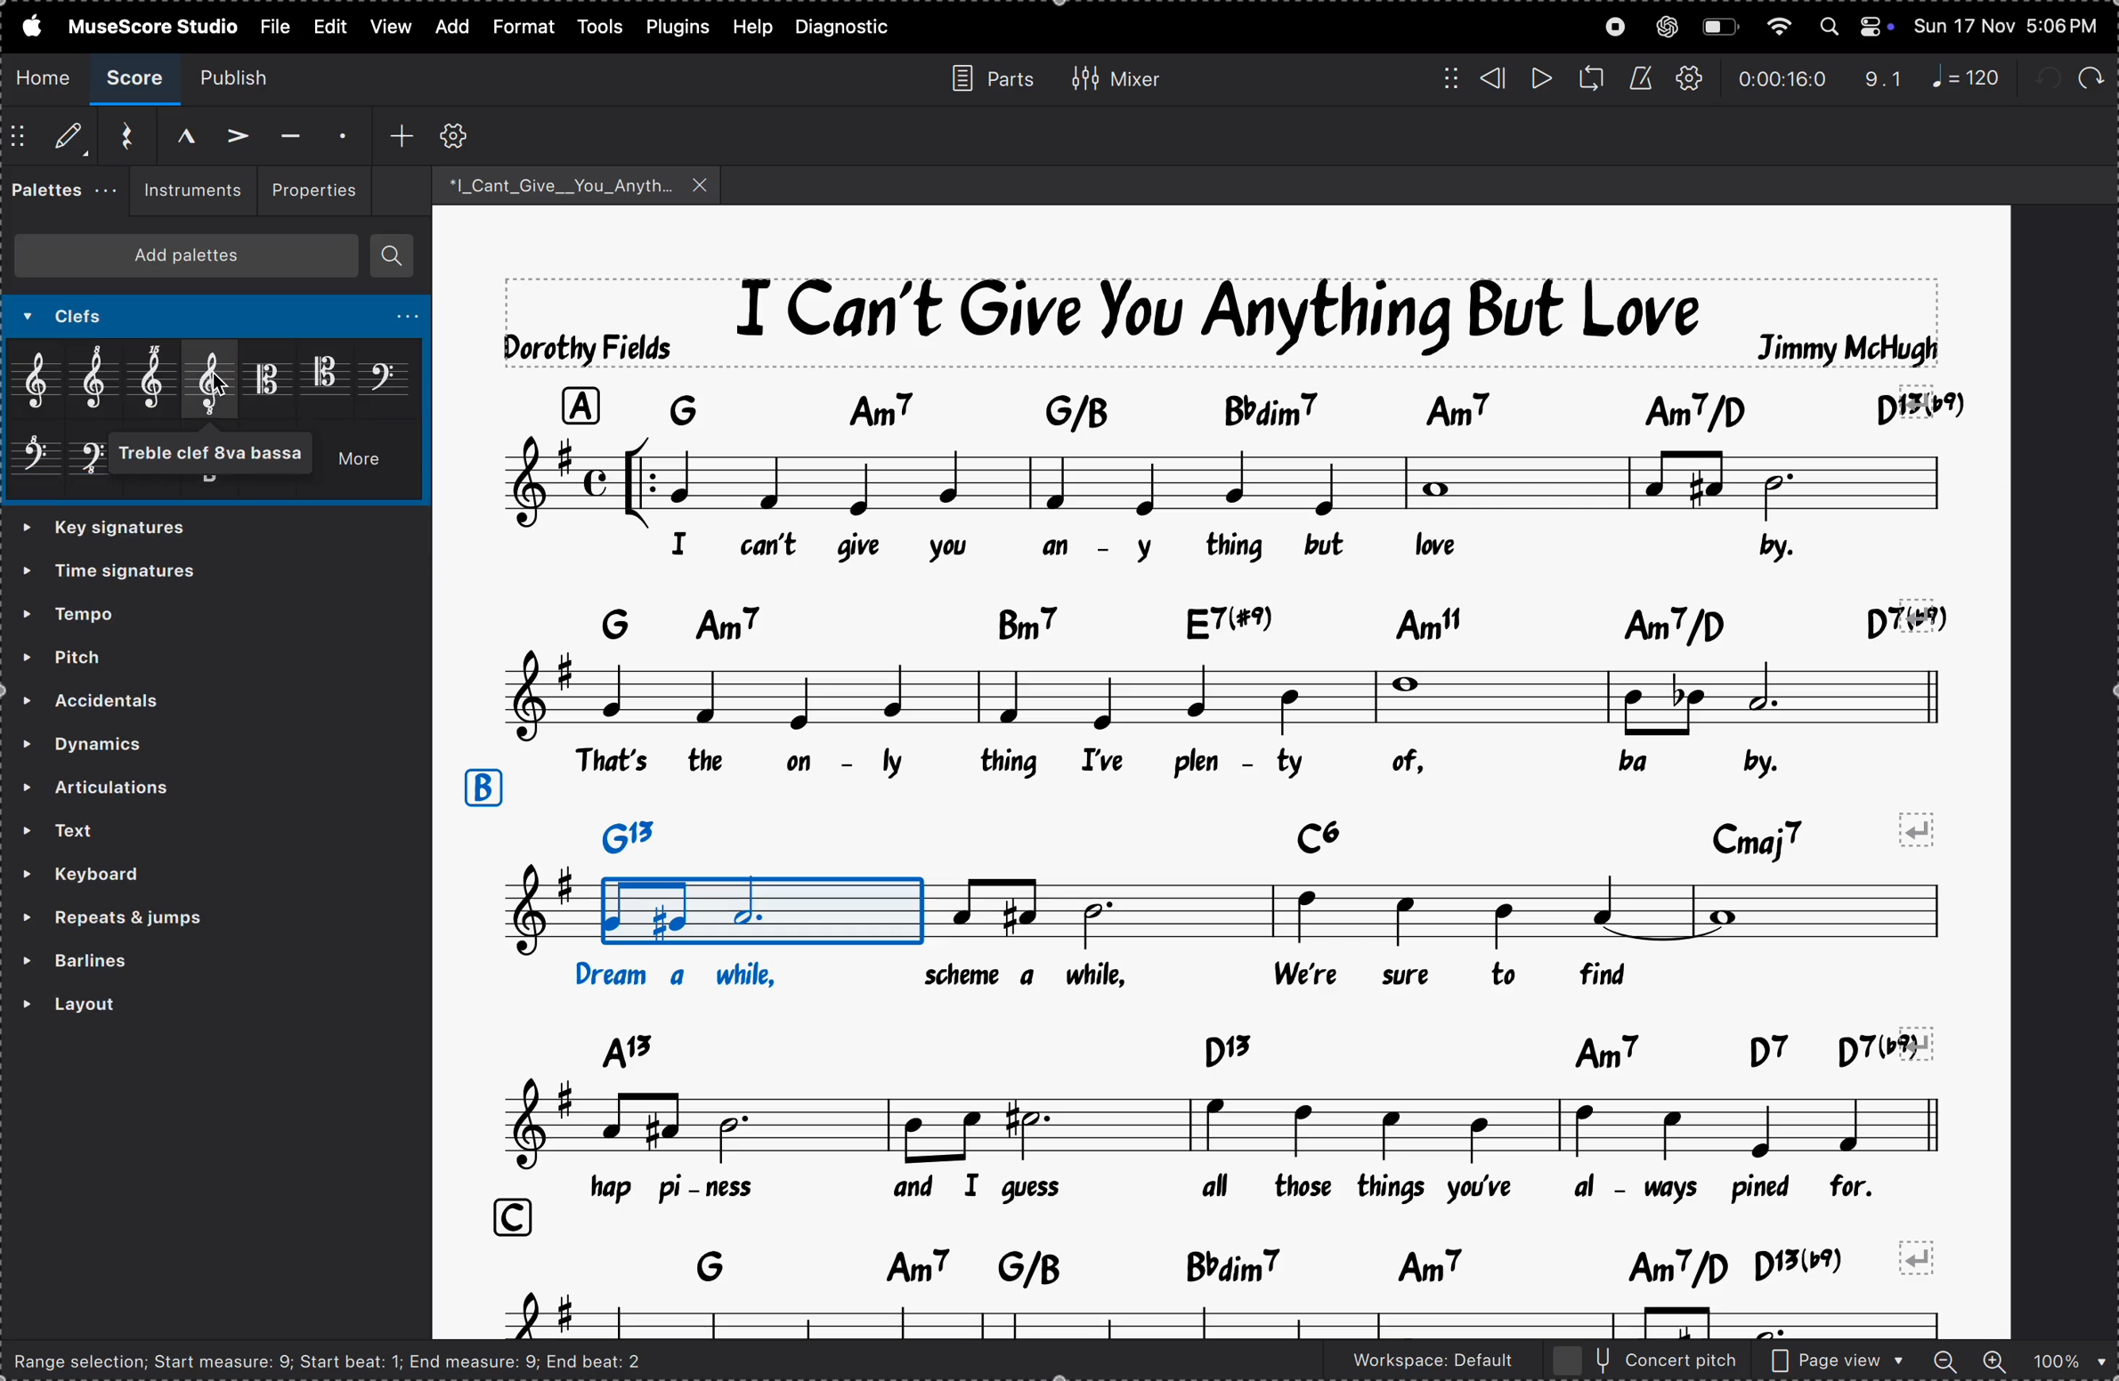  What do you see at coordinates (170, 133) in the screenshot?
I see `Marcato` at bounding box center [170, 133].